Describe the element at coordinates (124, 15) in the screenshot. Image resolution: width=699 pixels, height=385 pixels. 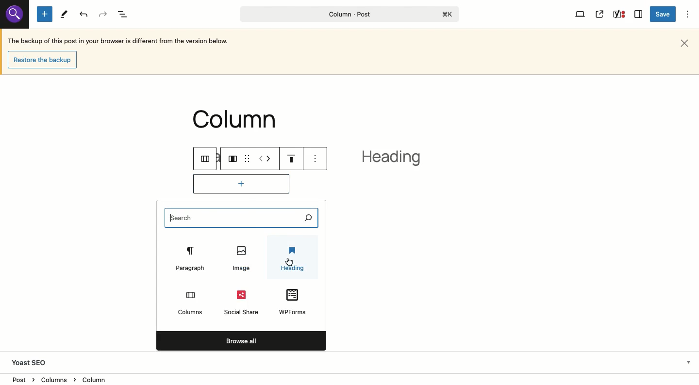
I see `Document overview` at that location.